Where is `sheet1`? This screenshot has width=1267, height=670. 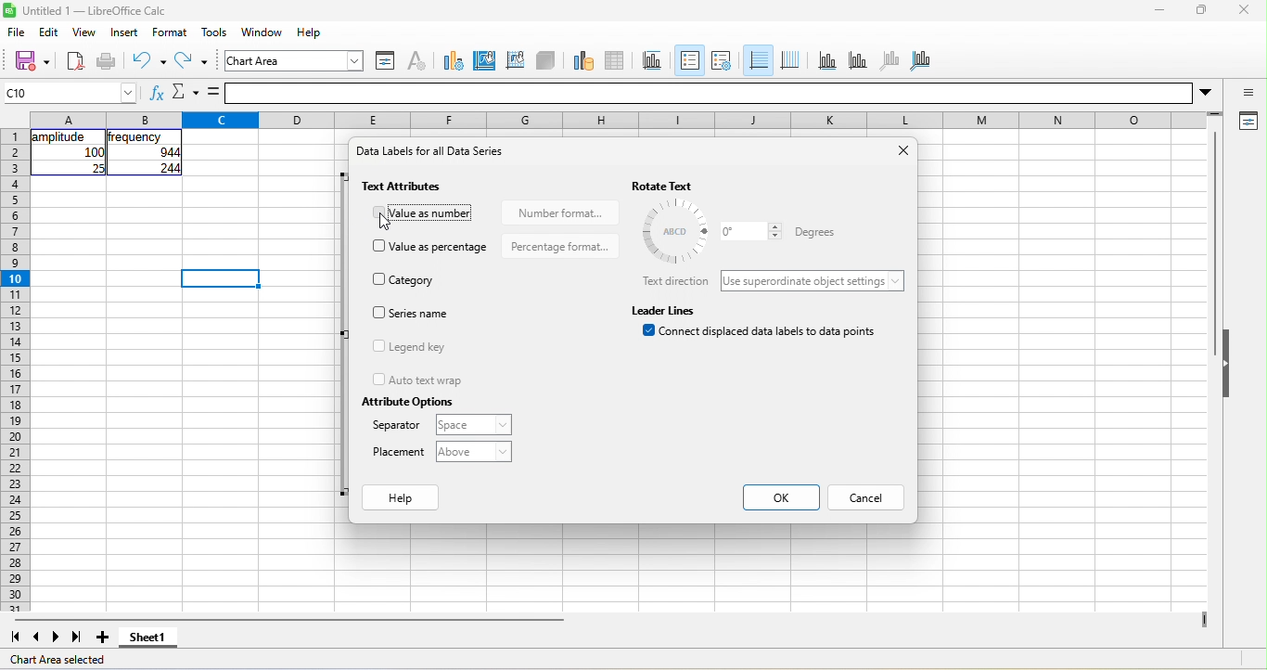 sheet1 is located at coordinates (152, 640).